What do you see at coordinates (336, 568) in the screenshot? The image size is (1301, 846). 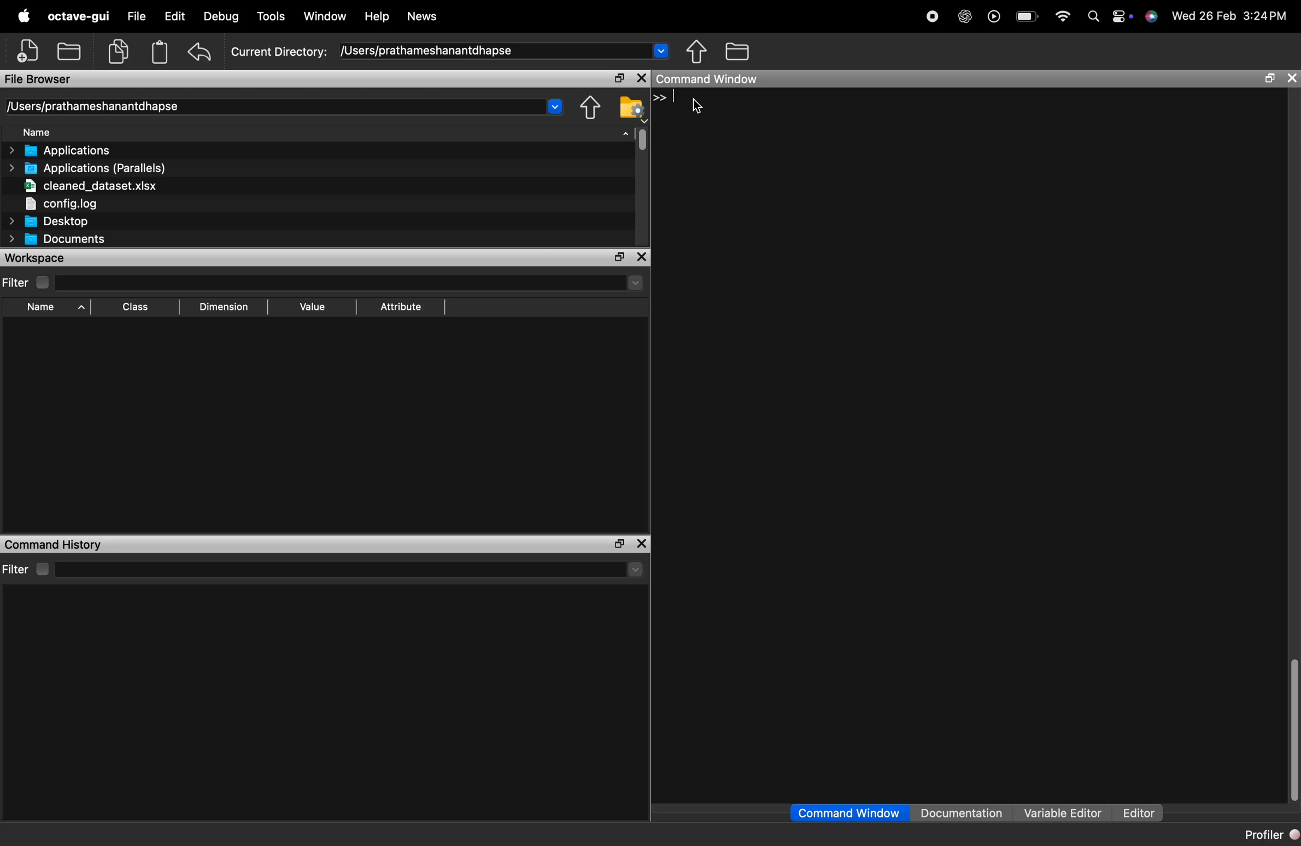 I see `Search box` at bounding box center [336, 568].